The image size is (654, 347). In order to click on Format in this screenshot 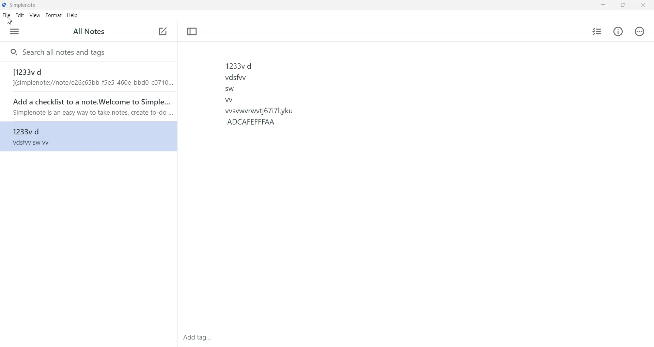, I will do `click(53, 15)`.